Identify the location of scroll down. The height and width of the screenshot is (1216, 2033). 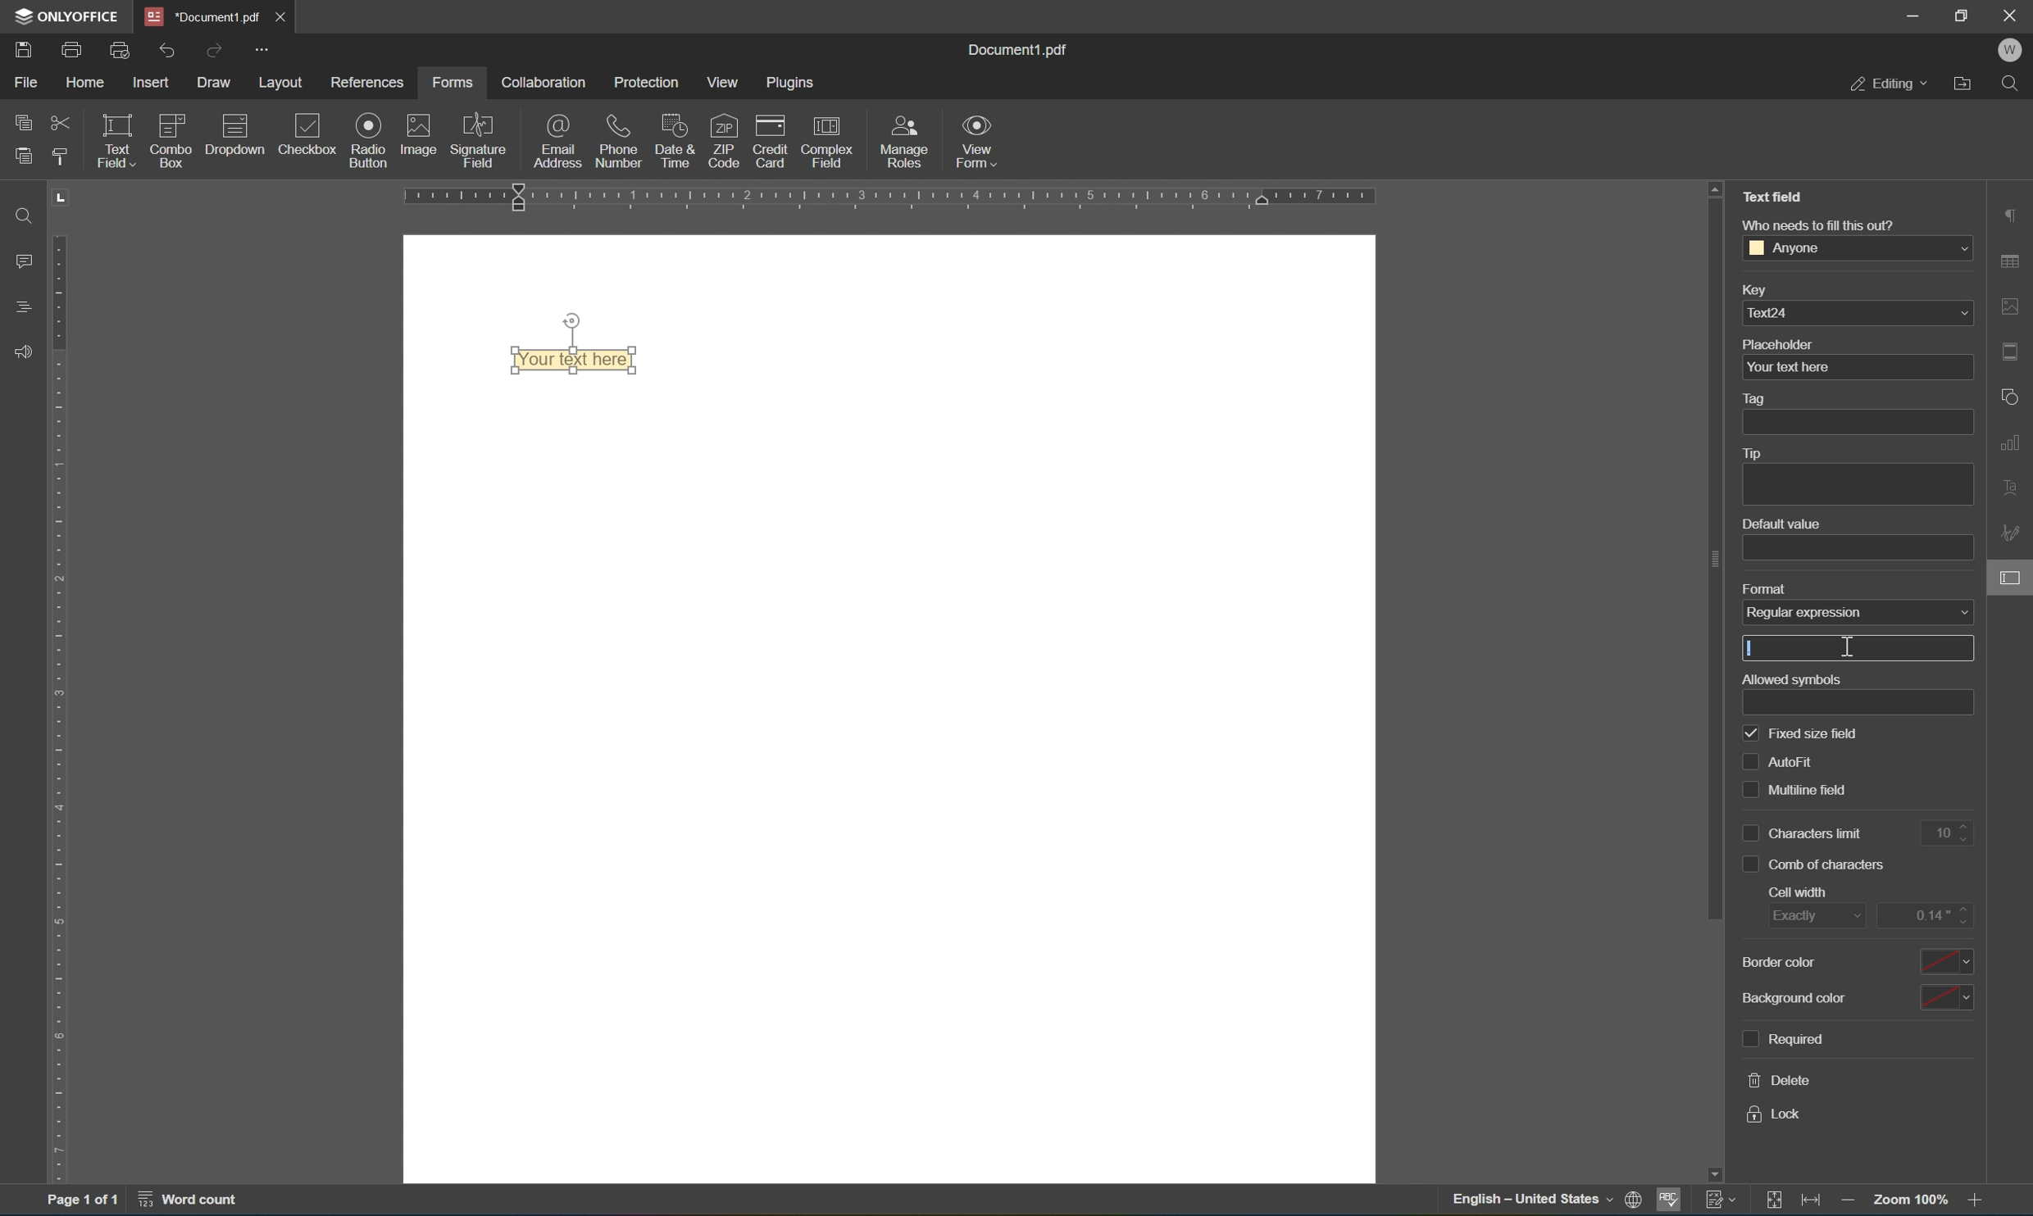
(1713, 1174).